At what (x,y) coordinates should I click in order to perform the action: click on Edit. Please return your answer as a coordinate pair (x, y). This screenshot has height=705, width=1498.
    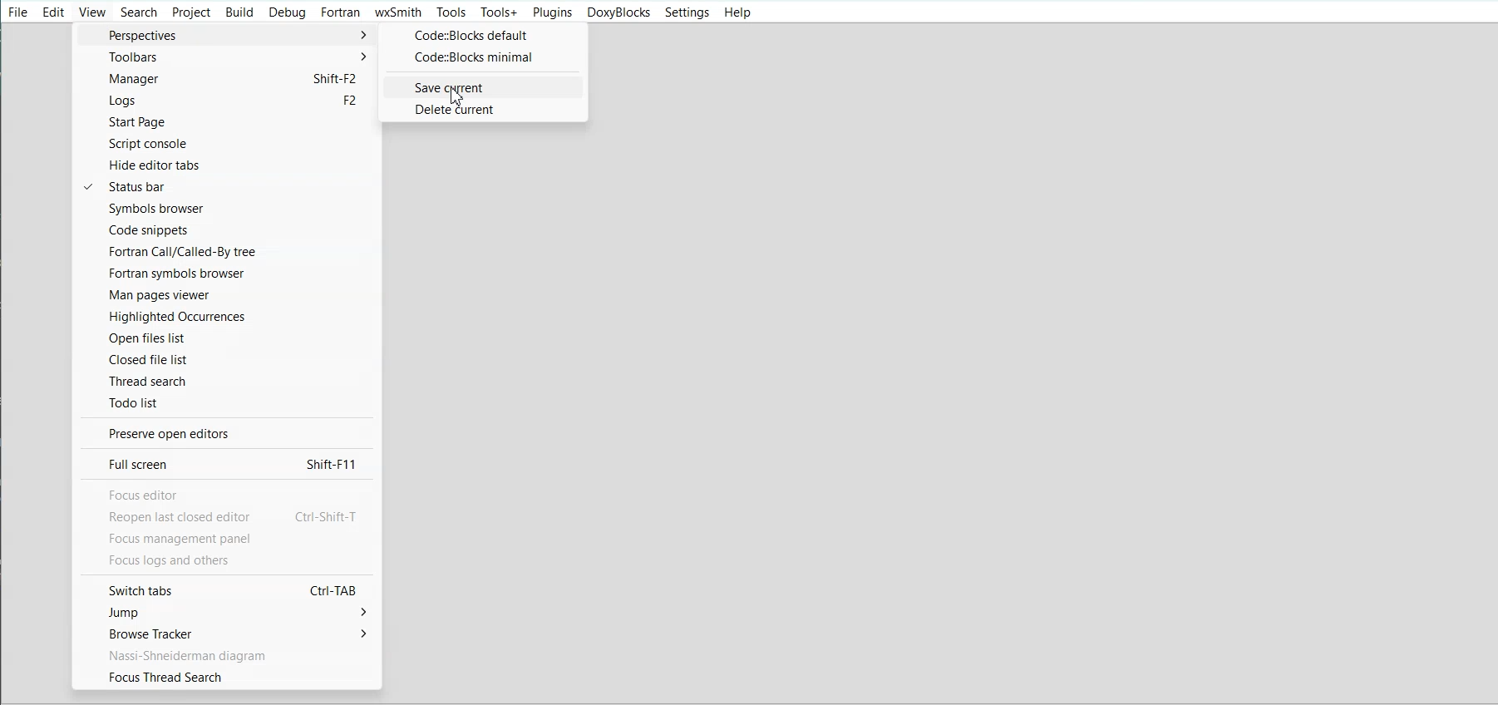
    Looking at the image, I should click on (53, 12).